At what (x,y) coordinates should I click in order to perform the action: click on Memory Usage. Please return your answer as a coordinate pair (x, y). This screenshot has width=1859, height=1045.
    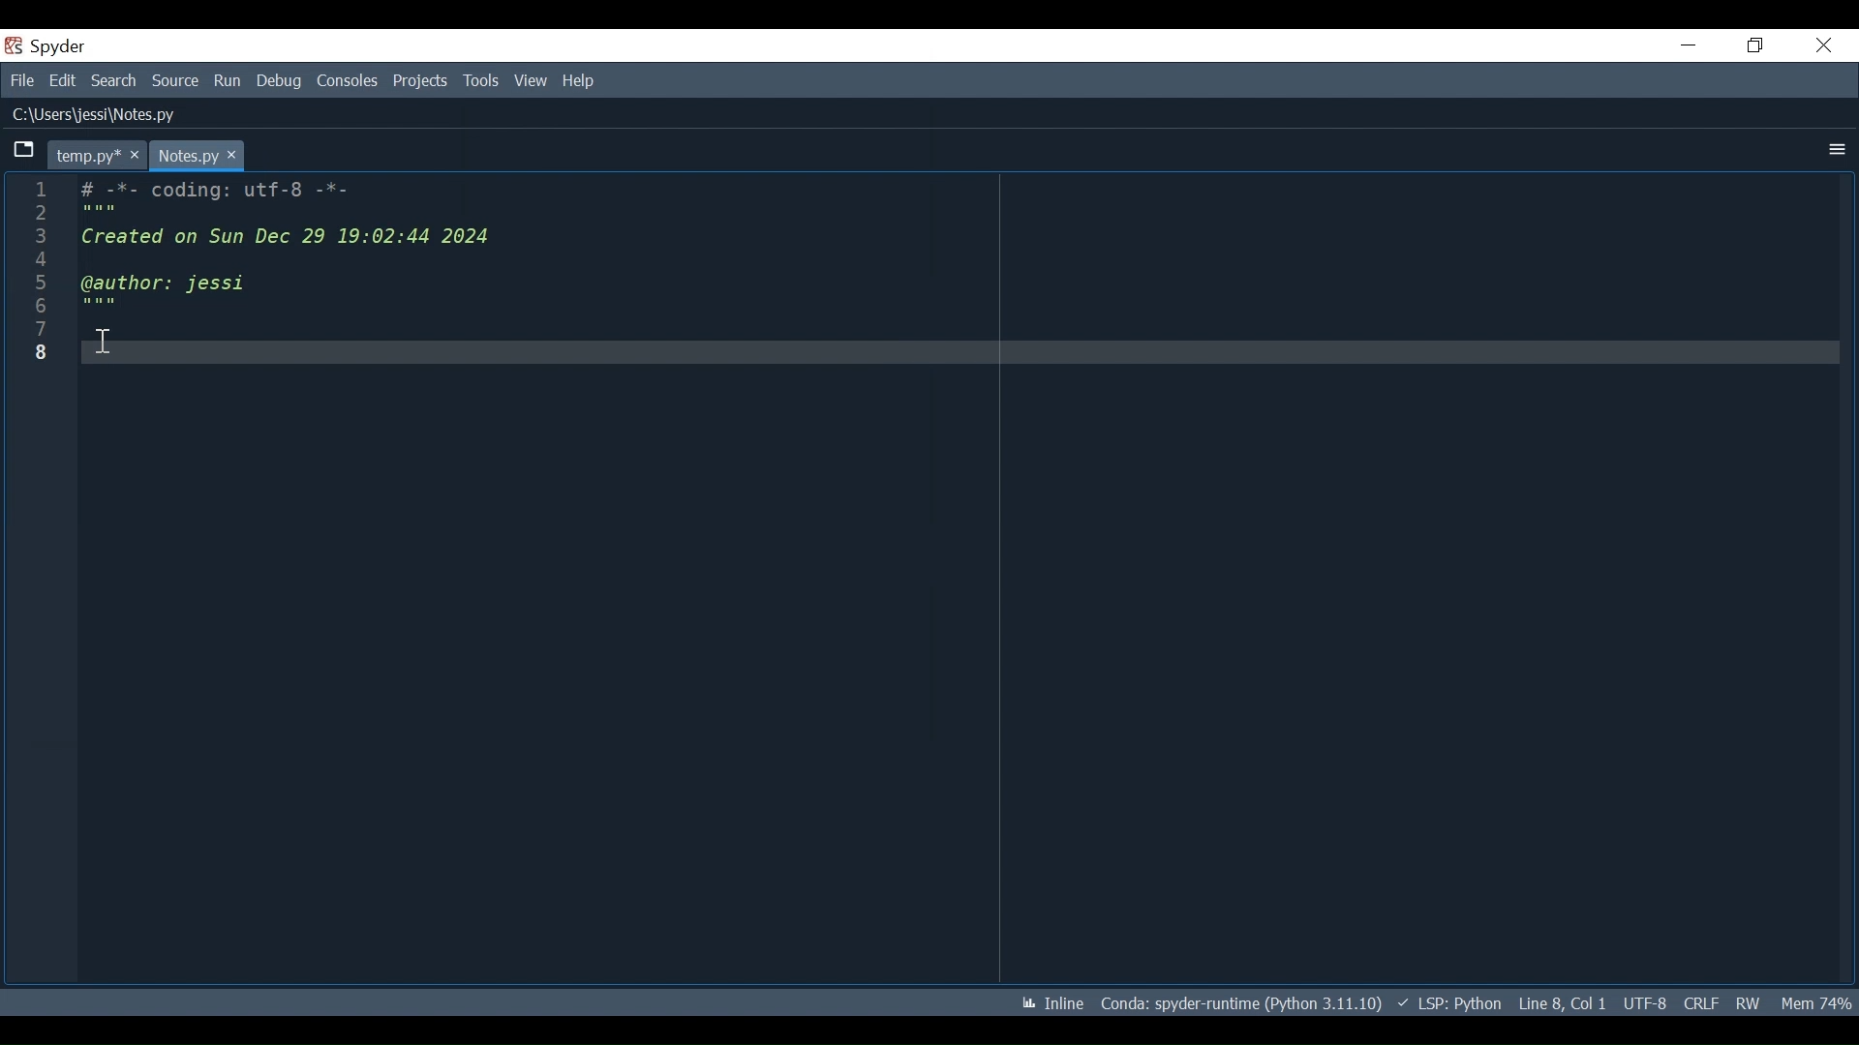
    Looking at the image, I should click on (1814, 1001).